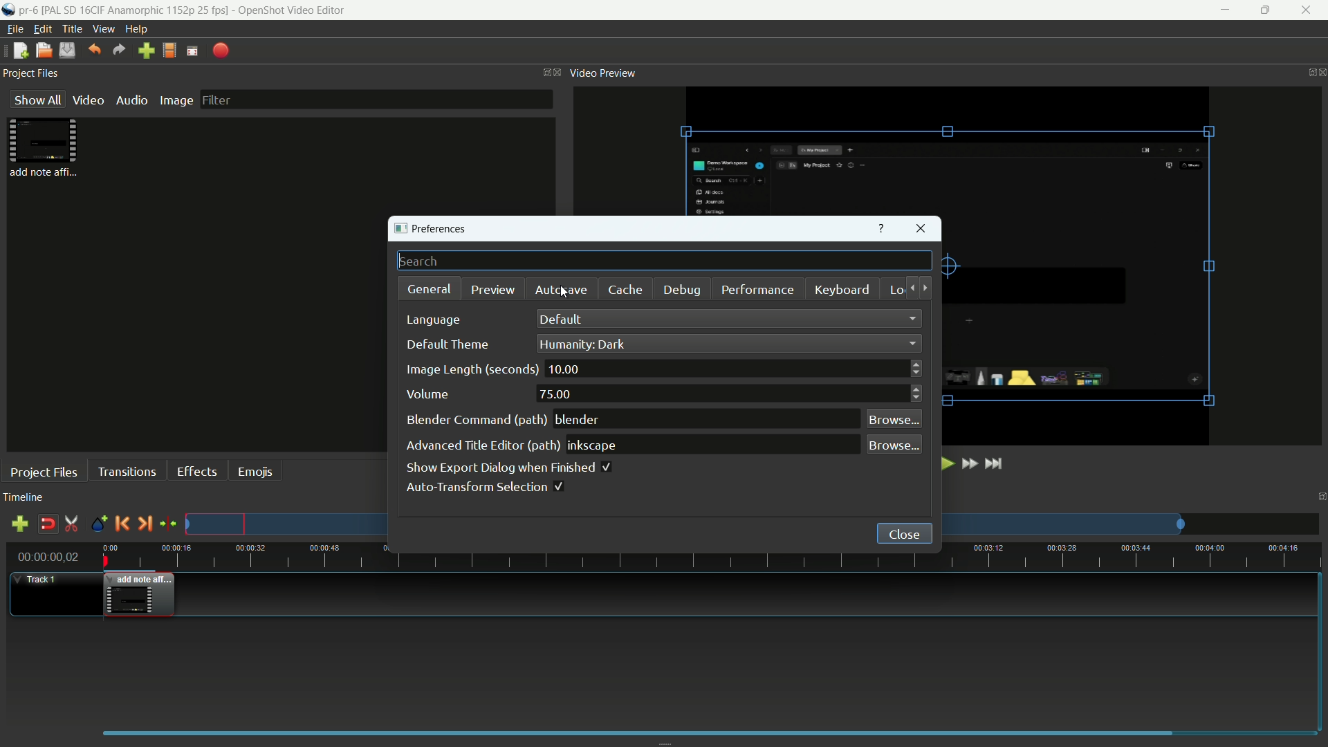 This screenshot has width=1328, height=747. Describe the element at coordinates (1322, 73) in the screenshot. I see `close video preview` at that location.